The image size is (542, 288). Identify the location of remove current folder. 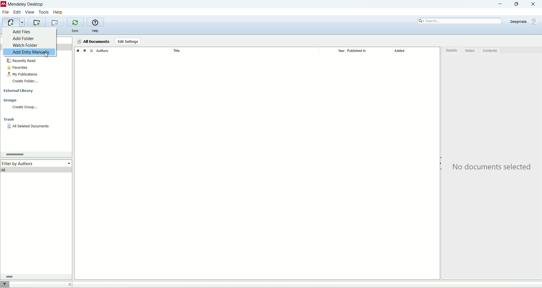
(56, 22).